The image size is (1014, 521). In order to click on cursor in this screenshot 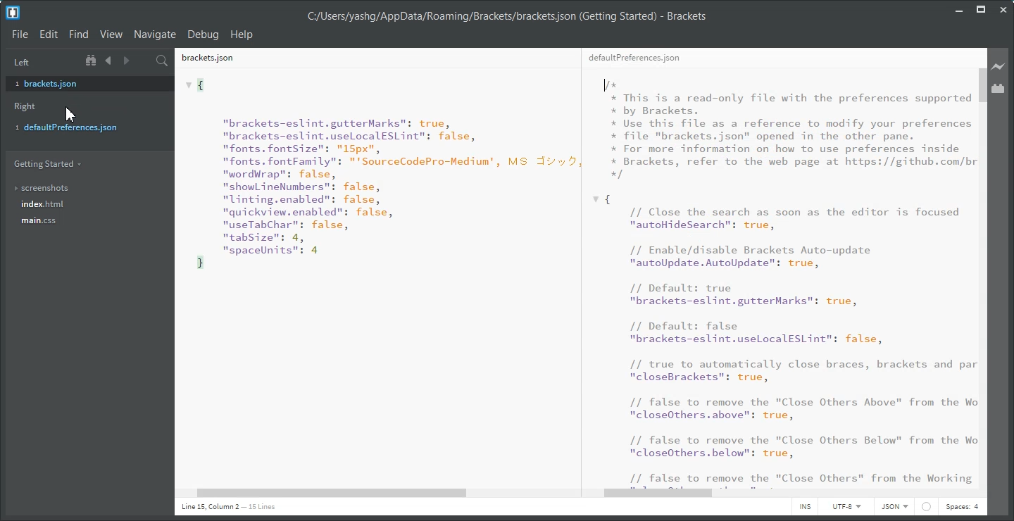, I will do `click(73, 114)`.